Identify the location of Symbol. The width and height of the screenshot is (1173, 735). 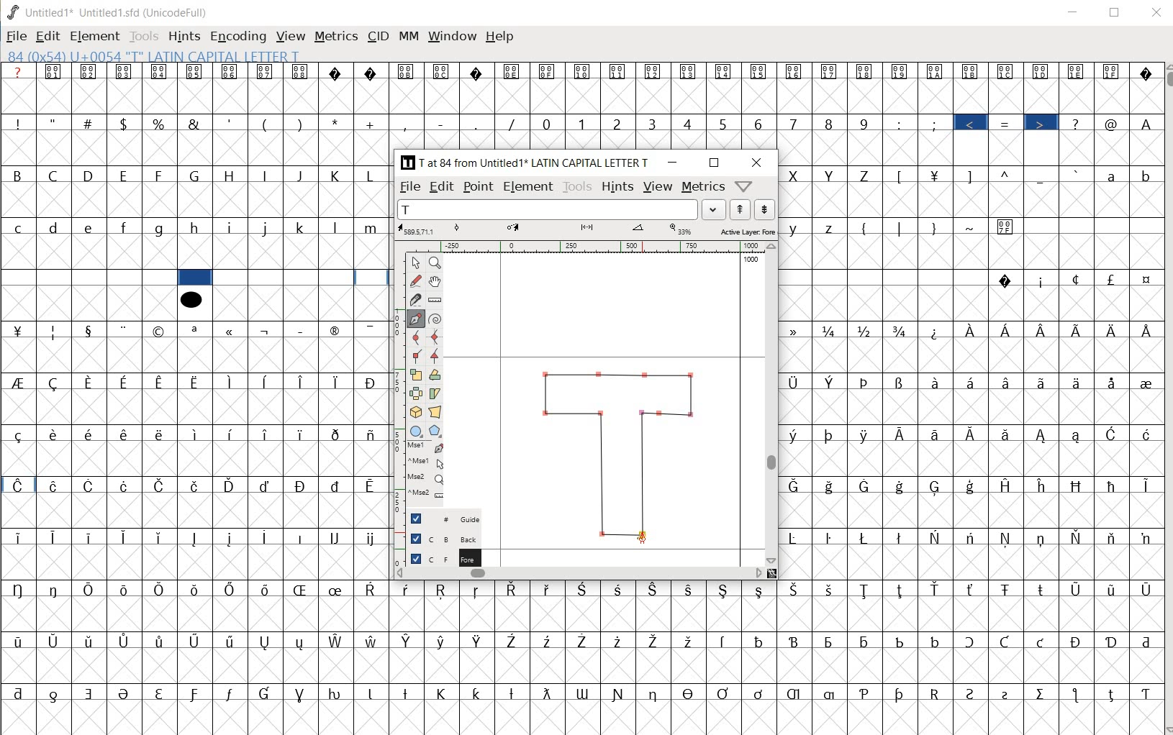
(373, 692).